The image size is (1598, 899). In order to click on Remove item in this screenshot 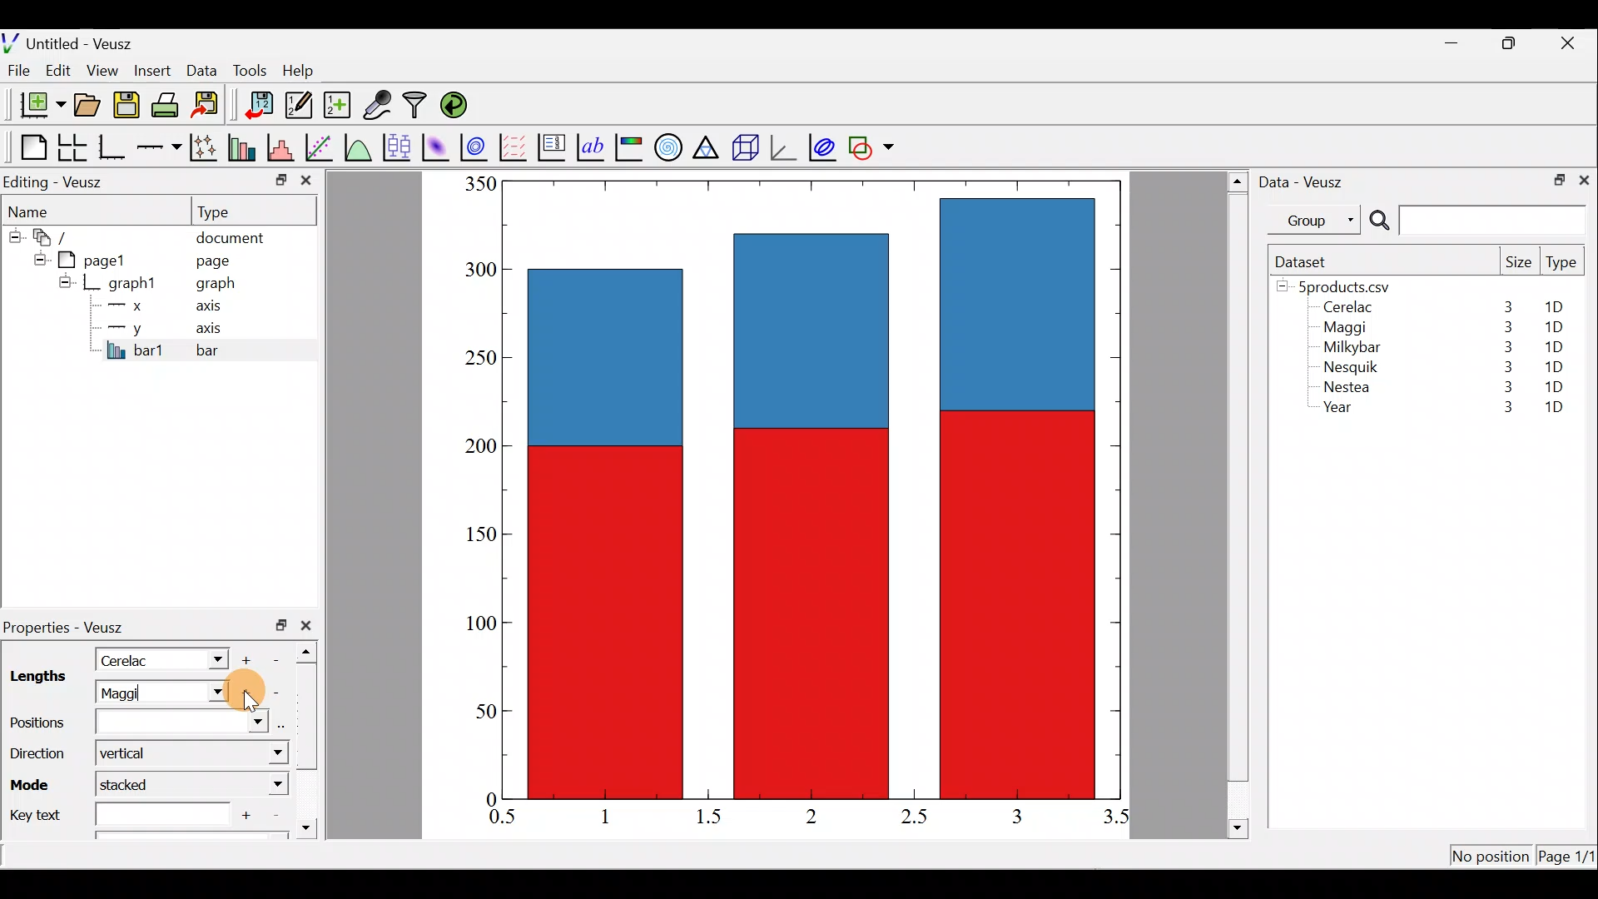, I will do `click(275, 816)`.